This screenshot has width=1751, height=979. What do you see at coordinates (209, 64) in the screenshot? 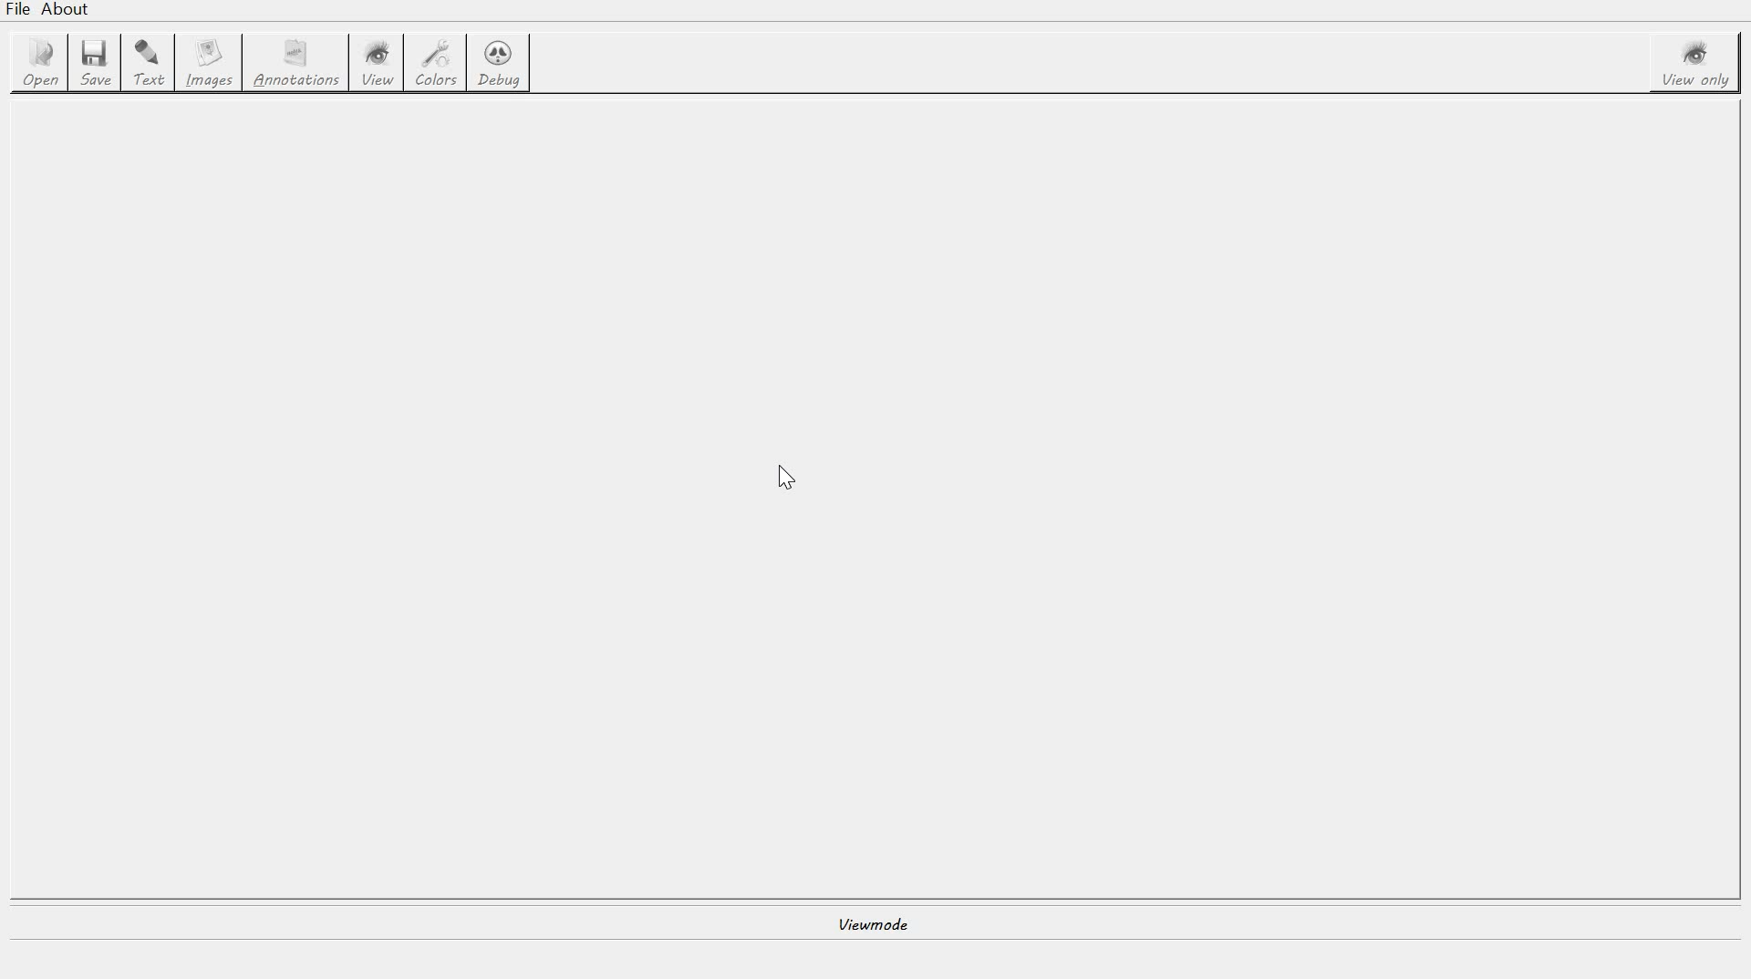
I see `images` at bounding box center [209, 64].